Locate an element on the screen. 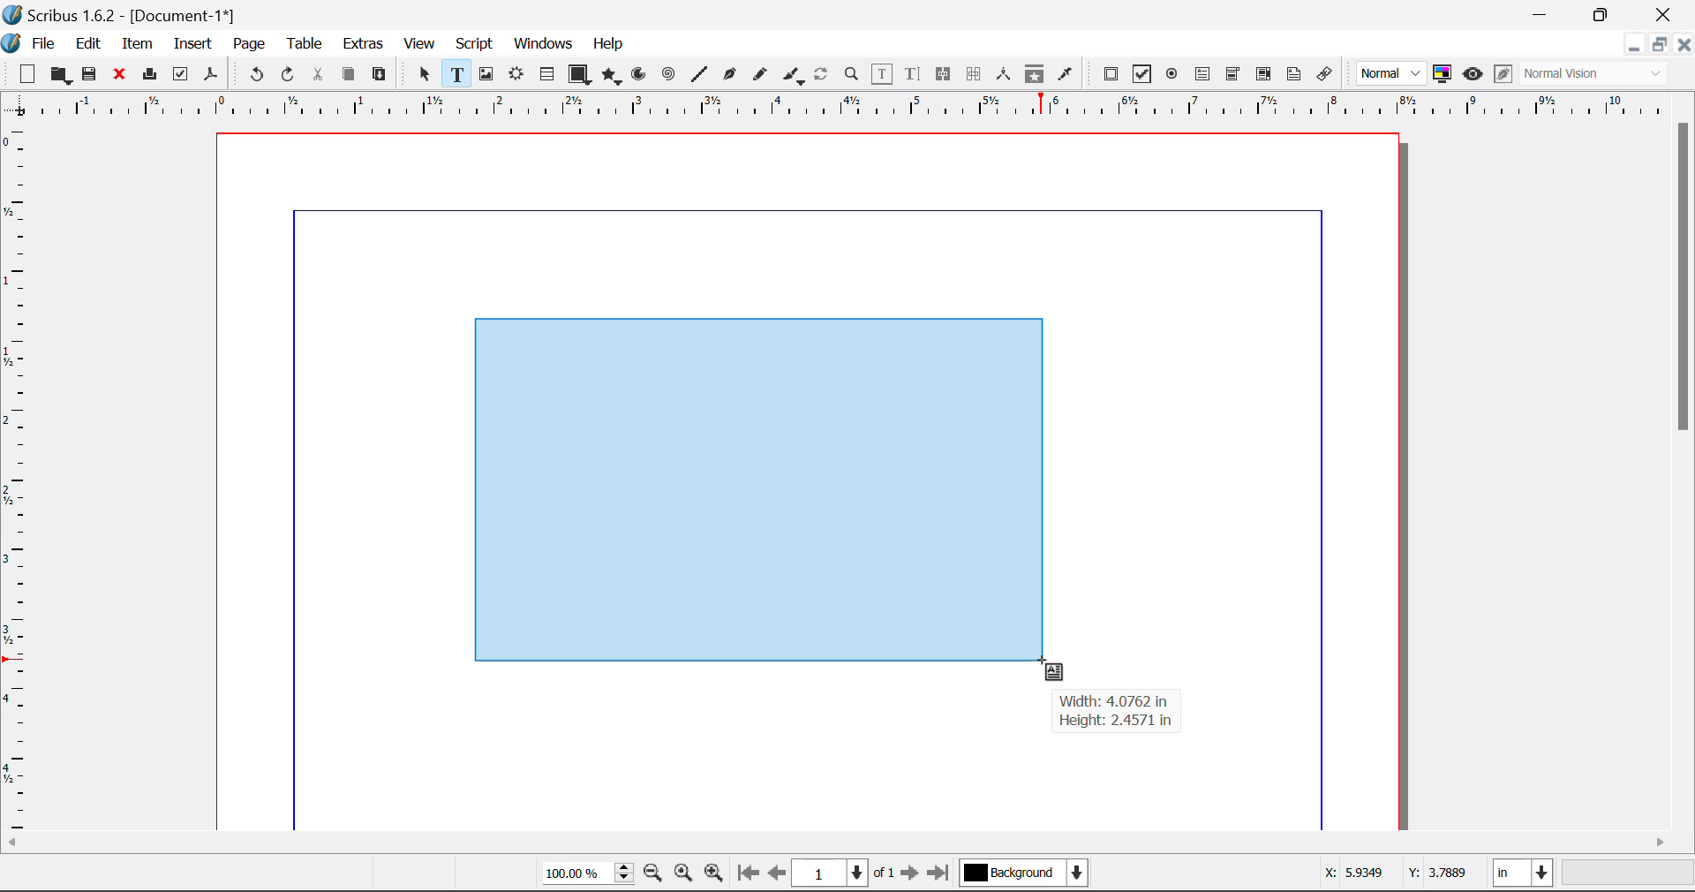 This screenshot has height=892, width=1695. Measurement Units is located at coordinates (1525, 875).